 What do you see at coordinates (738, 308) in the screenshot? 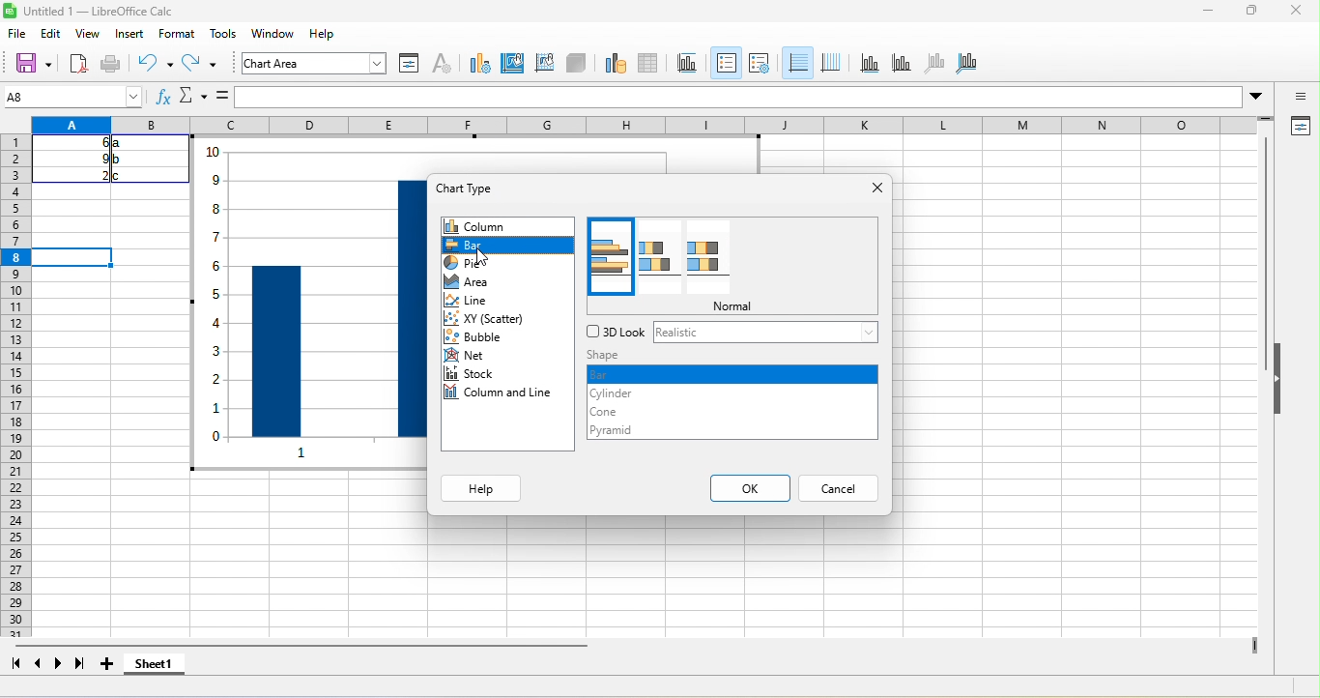
I see `normal` at bounding box center [738, 308].